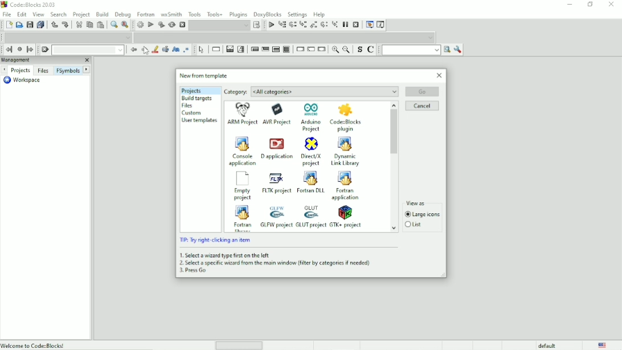 The image size is (622, 350). I want to click on Close, so click(439, 75).